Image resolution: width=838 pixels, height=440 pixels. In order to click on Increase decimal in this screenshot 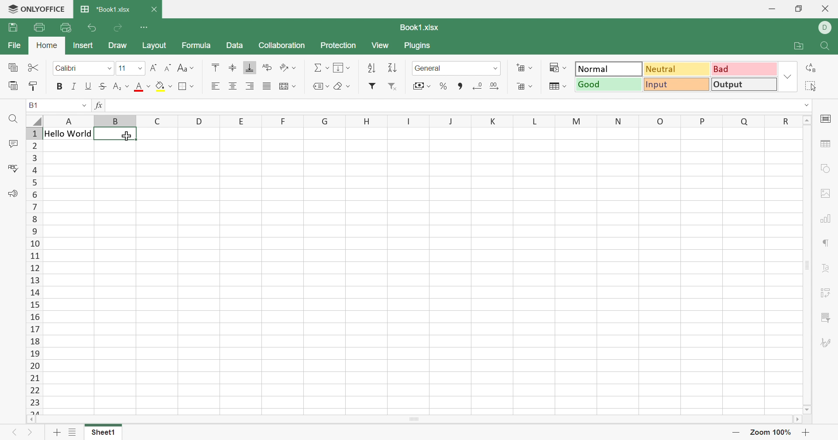, I will do `click(496, 86)`.